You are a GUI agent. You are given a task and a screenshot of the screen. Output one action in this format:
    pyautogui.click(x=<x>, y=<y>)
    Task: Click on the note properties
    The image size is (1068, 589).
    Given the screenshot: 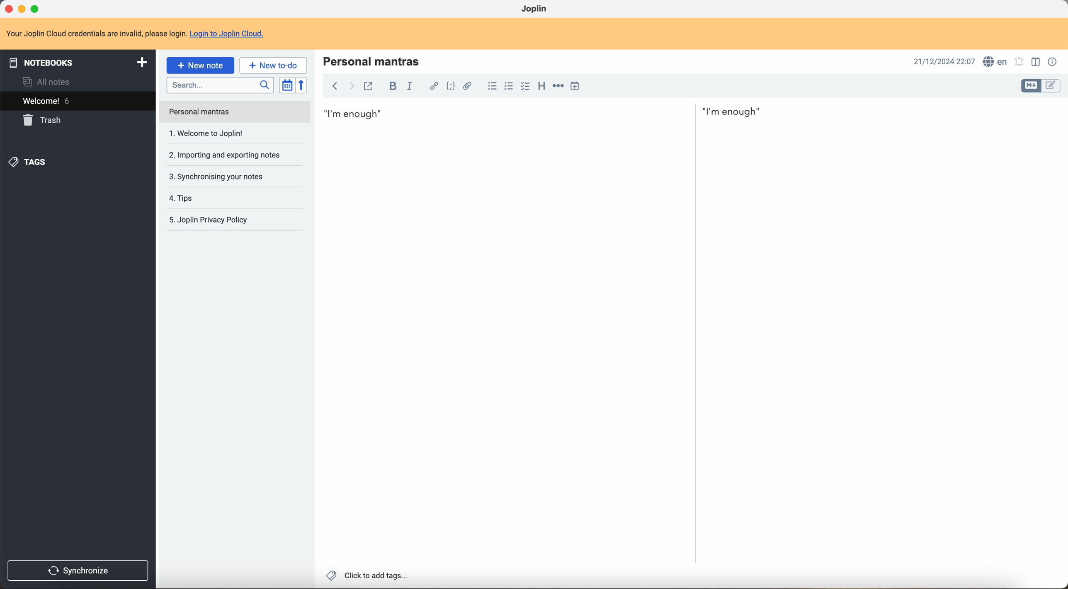 What is the action you would take?
    pyautogui.click(x=1053, y=62)
    